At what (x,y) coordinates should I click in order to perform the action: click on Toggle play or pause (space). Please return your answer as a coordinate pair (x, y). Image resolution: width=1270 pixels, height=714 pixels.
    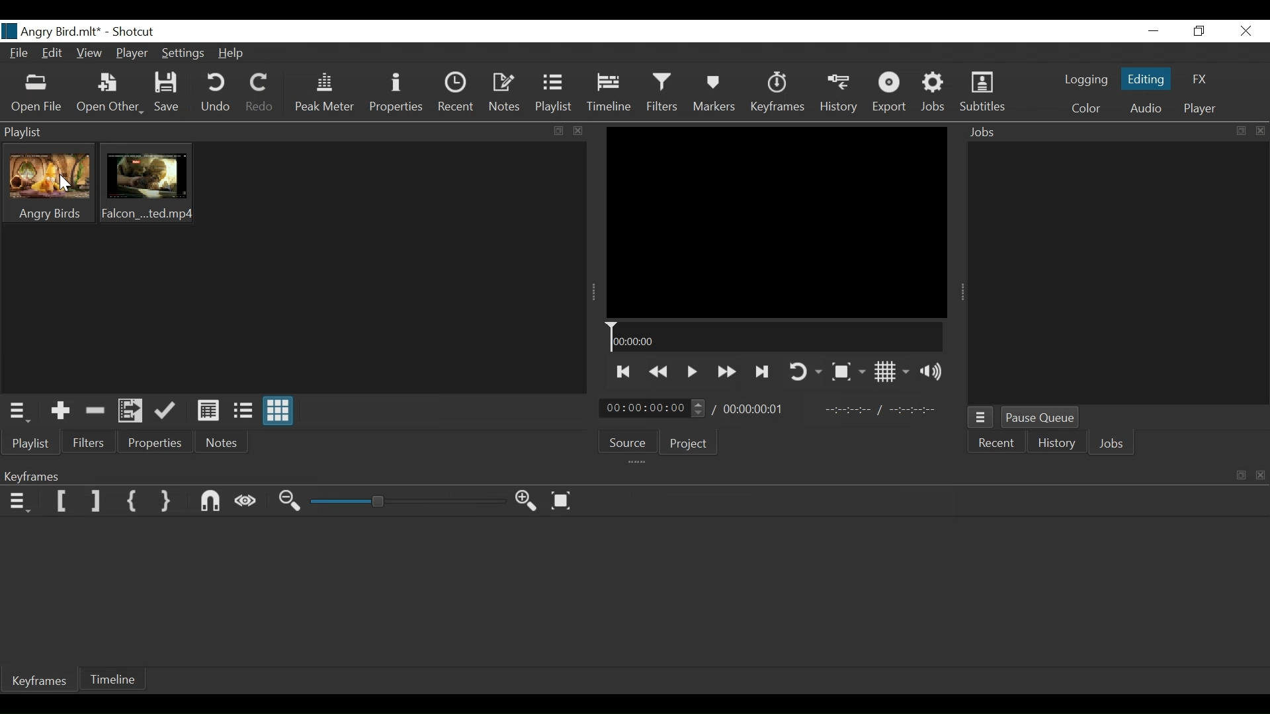
    Looking at the image, I should click on (692, 371).